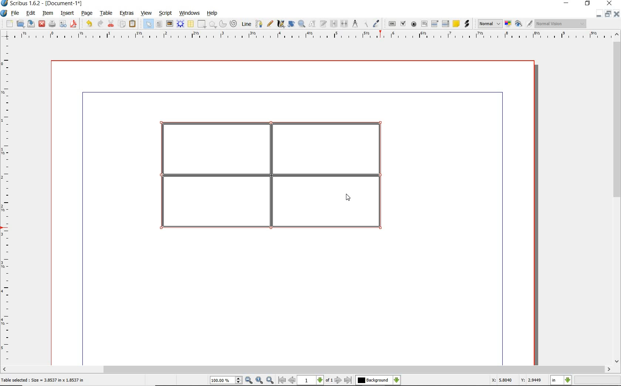  Describe the element at coordinates (598, 14) in the screenshot. I see `minimize` at that location.